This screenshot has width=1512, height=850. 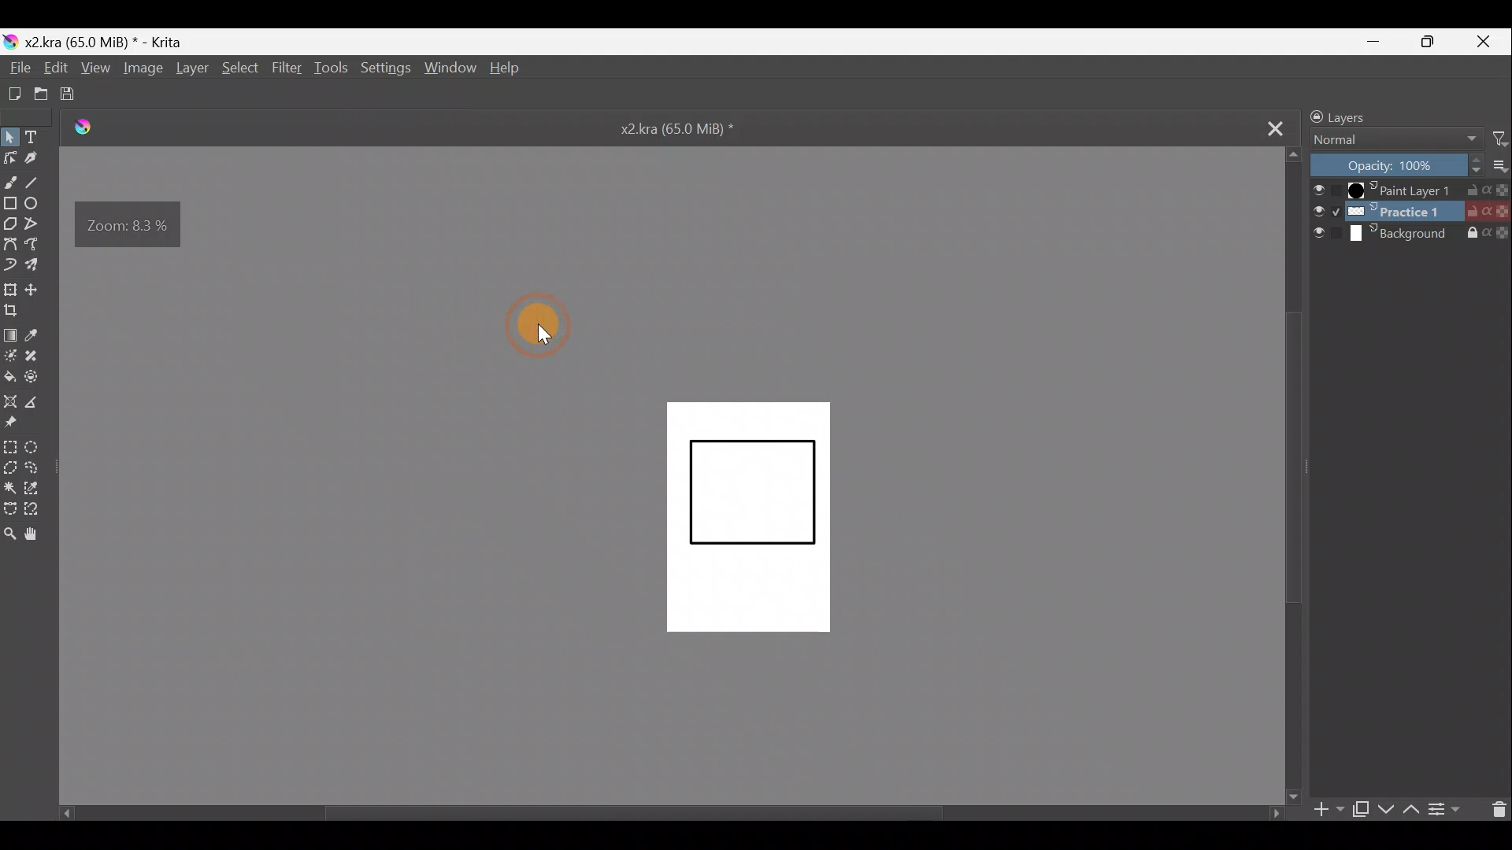 I want to click on Multibrush tool, so click(x=39, y=264).